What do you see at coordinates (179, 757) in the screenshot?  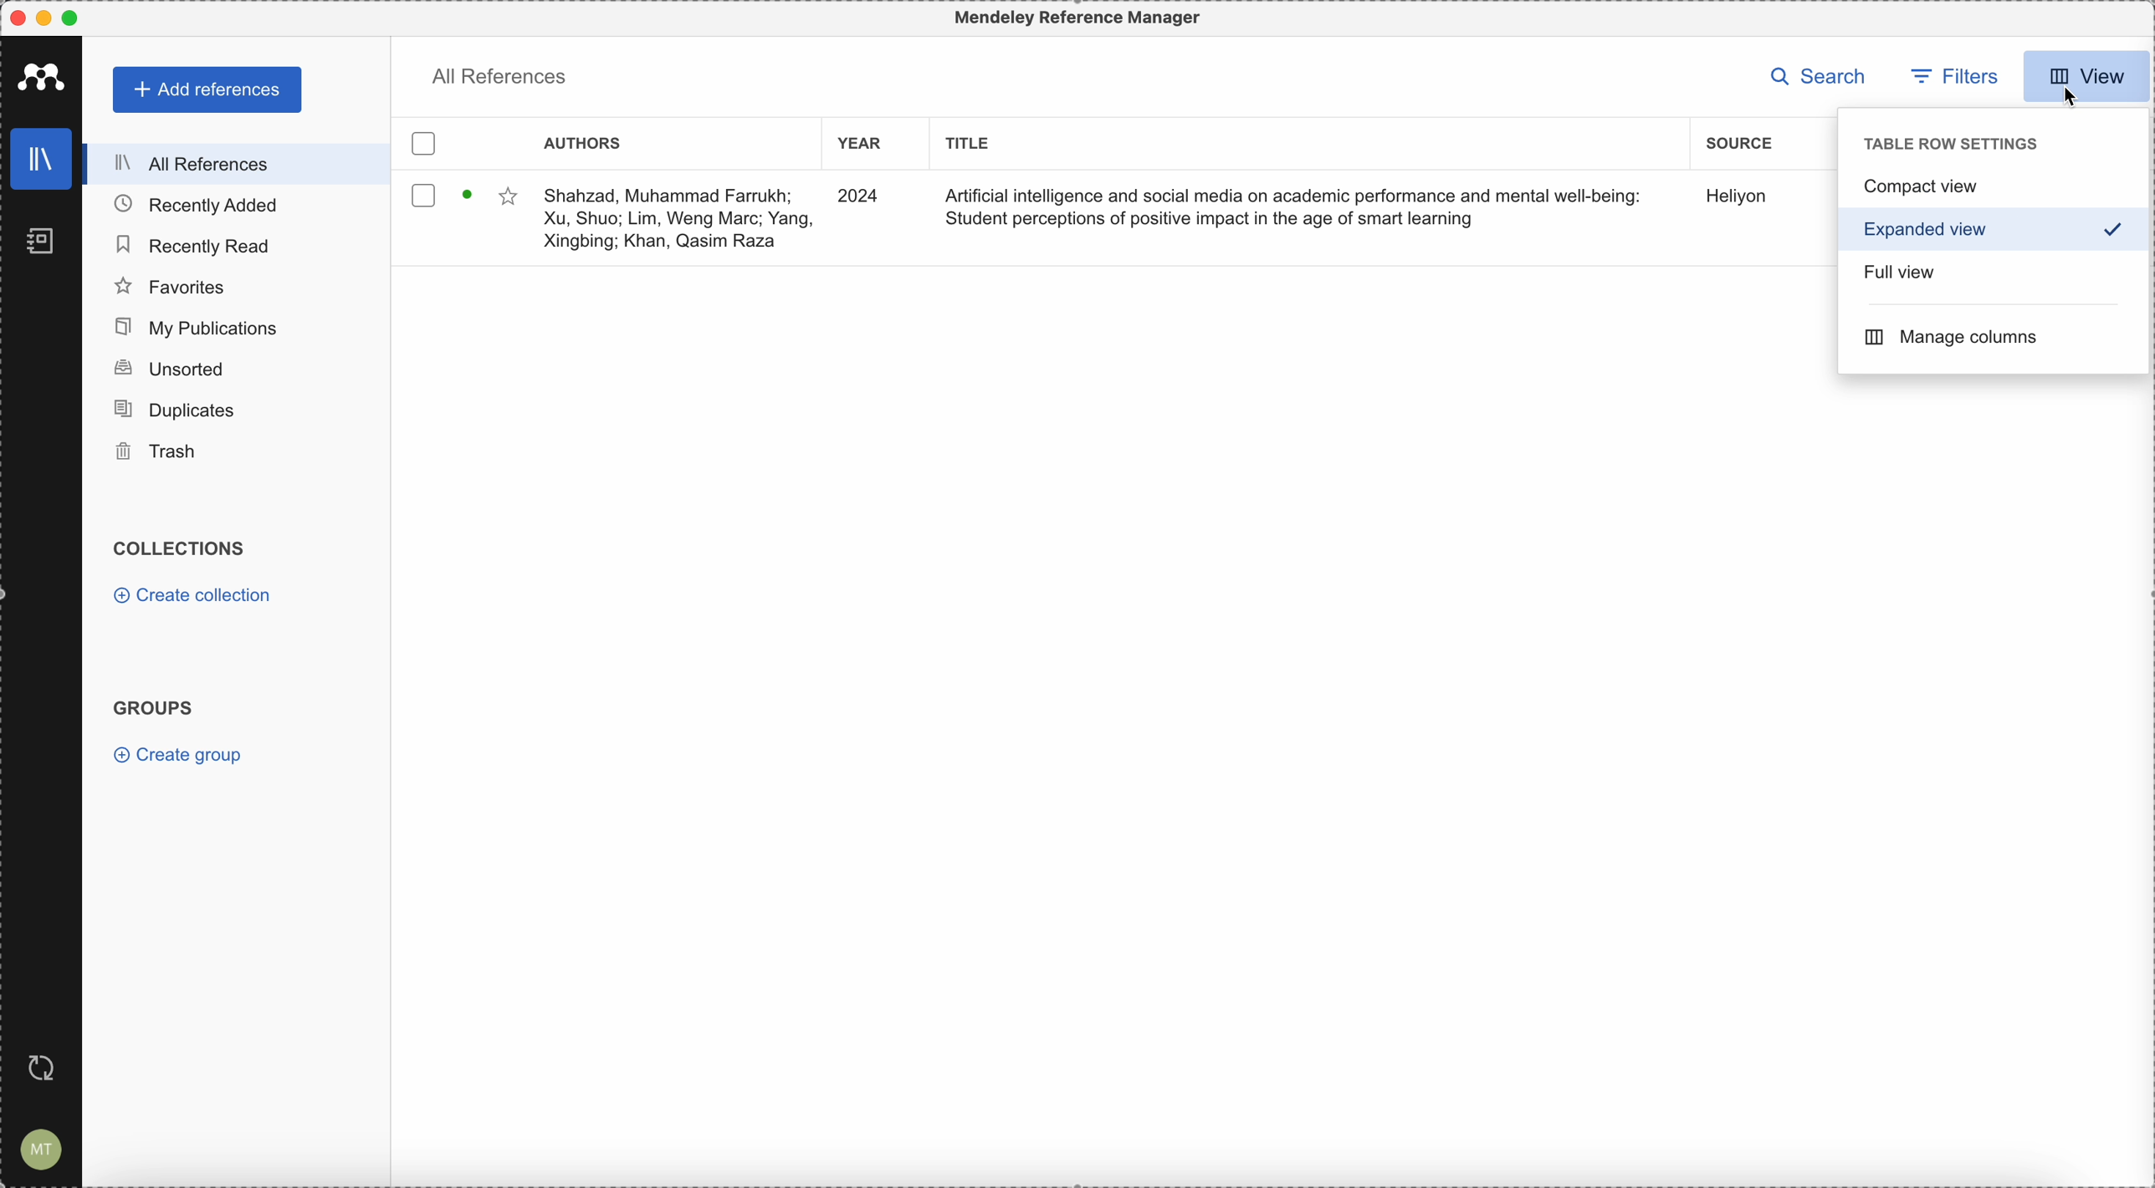 I see `create group` at bounding box center [179, 757].